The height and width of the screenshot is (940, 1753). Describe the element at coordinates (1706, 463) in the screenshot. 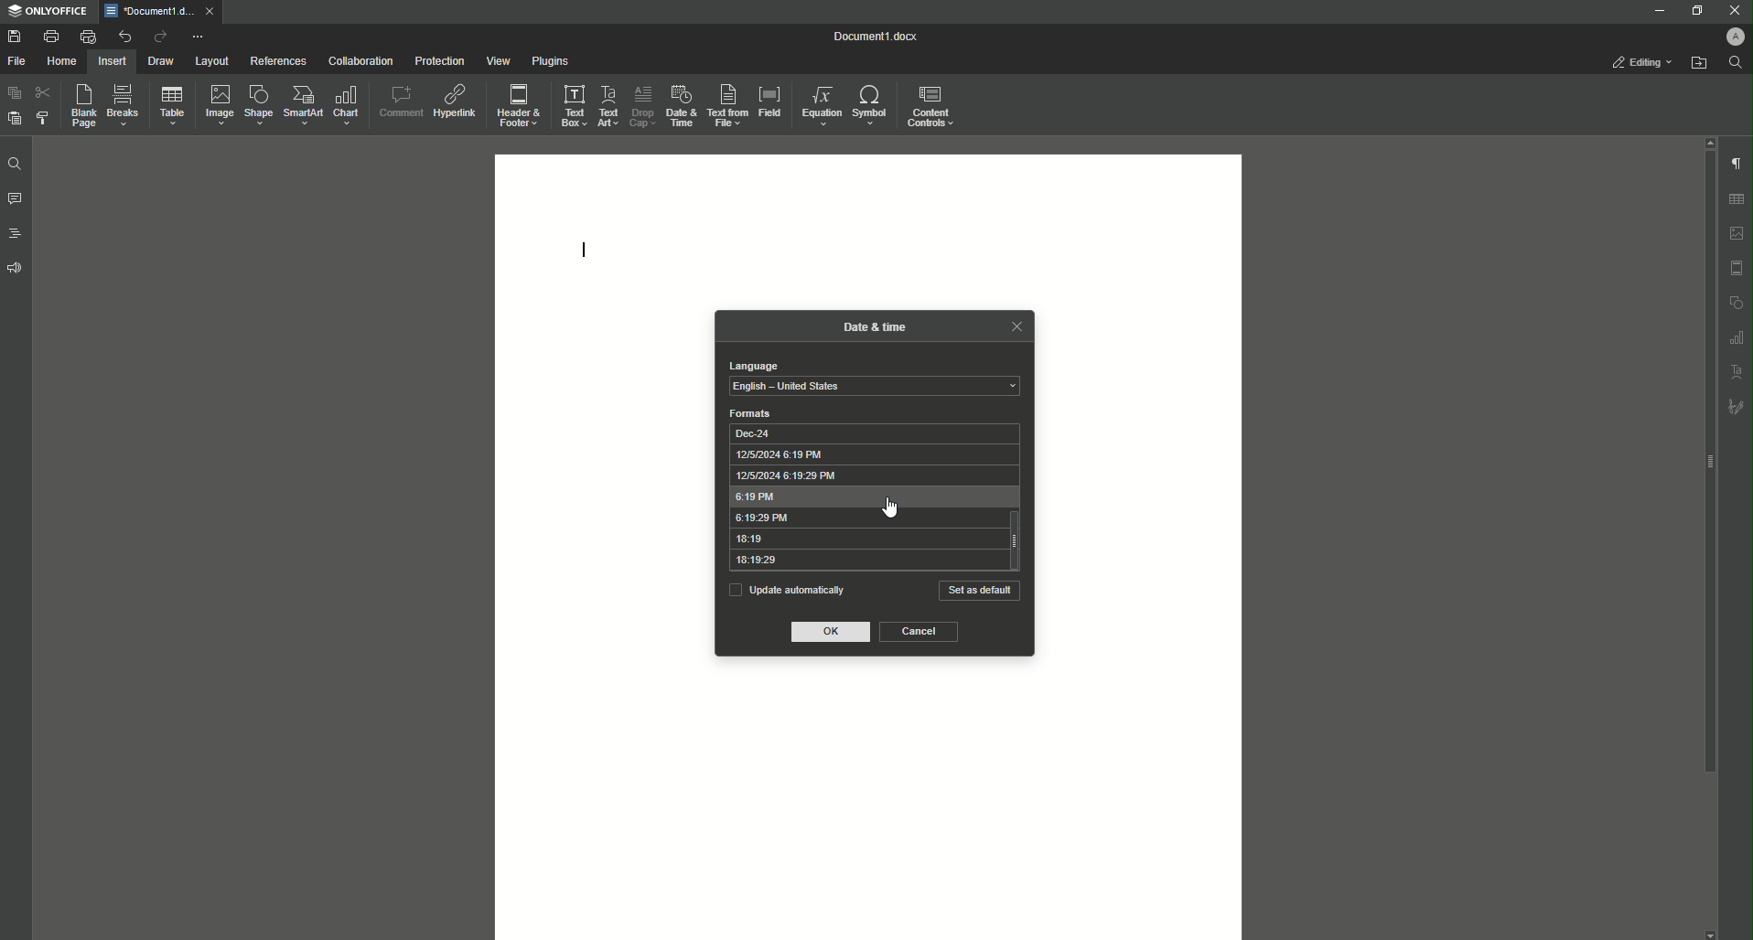

I see `scroll bar` at that location.